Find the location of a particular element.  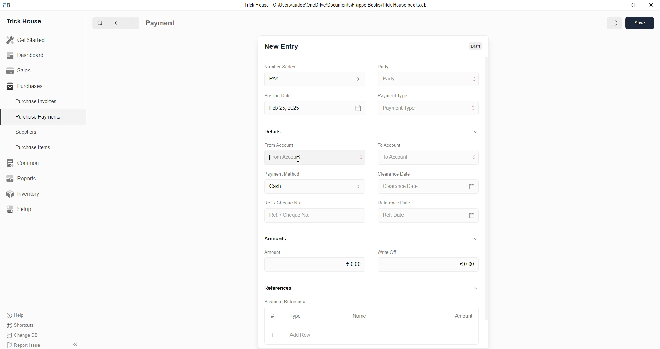

Ref. / Cheque No. is located at coordinates (289, 215).